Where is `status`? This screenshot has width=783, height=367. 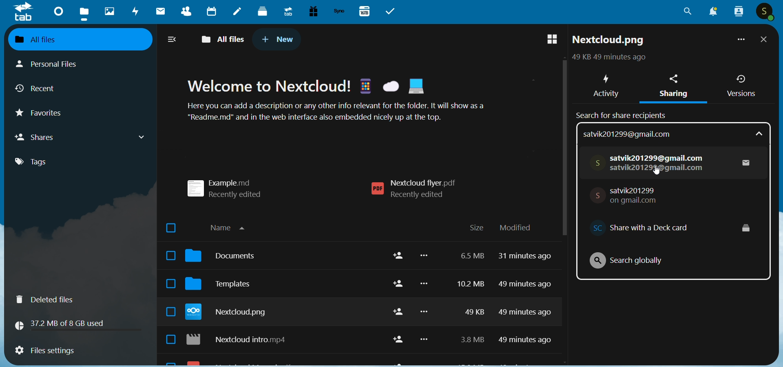 status is located at coordinates (607, 58).